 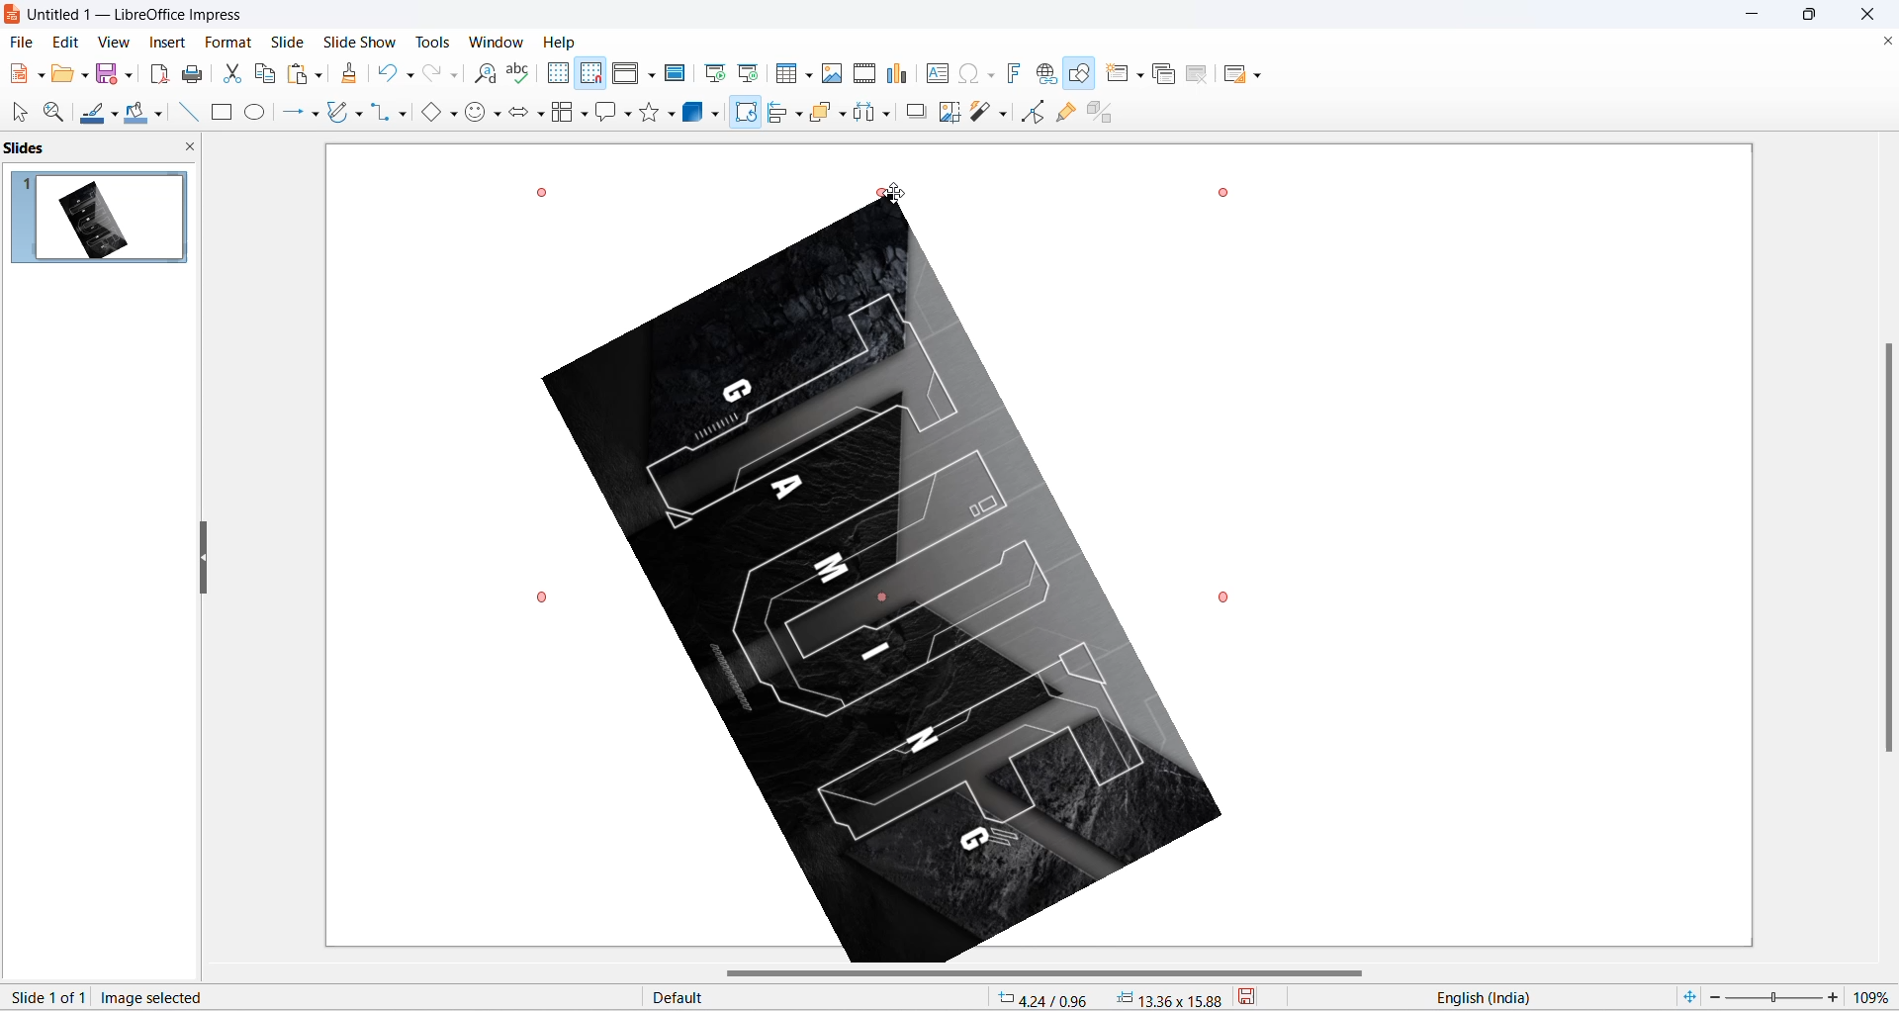 I want to click on image selection markup, so click(x=894, y=195).